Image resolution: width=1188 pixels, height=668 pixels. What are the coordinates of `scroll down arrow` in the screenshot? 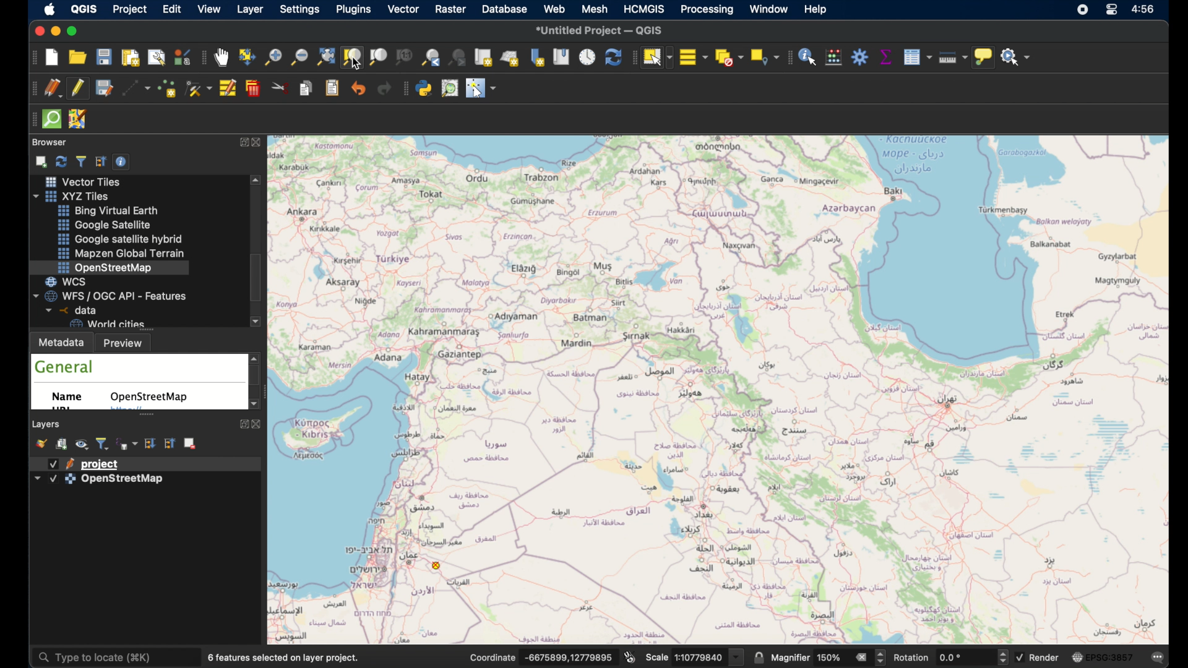 It's located at (257, 322).